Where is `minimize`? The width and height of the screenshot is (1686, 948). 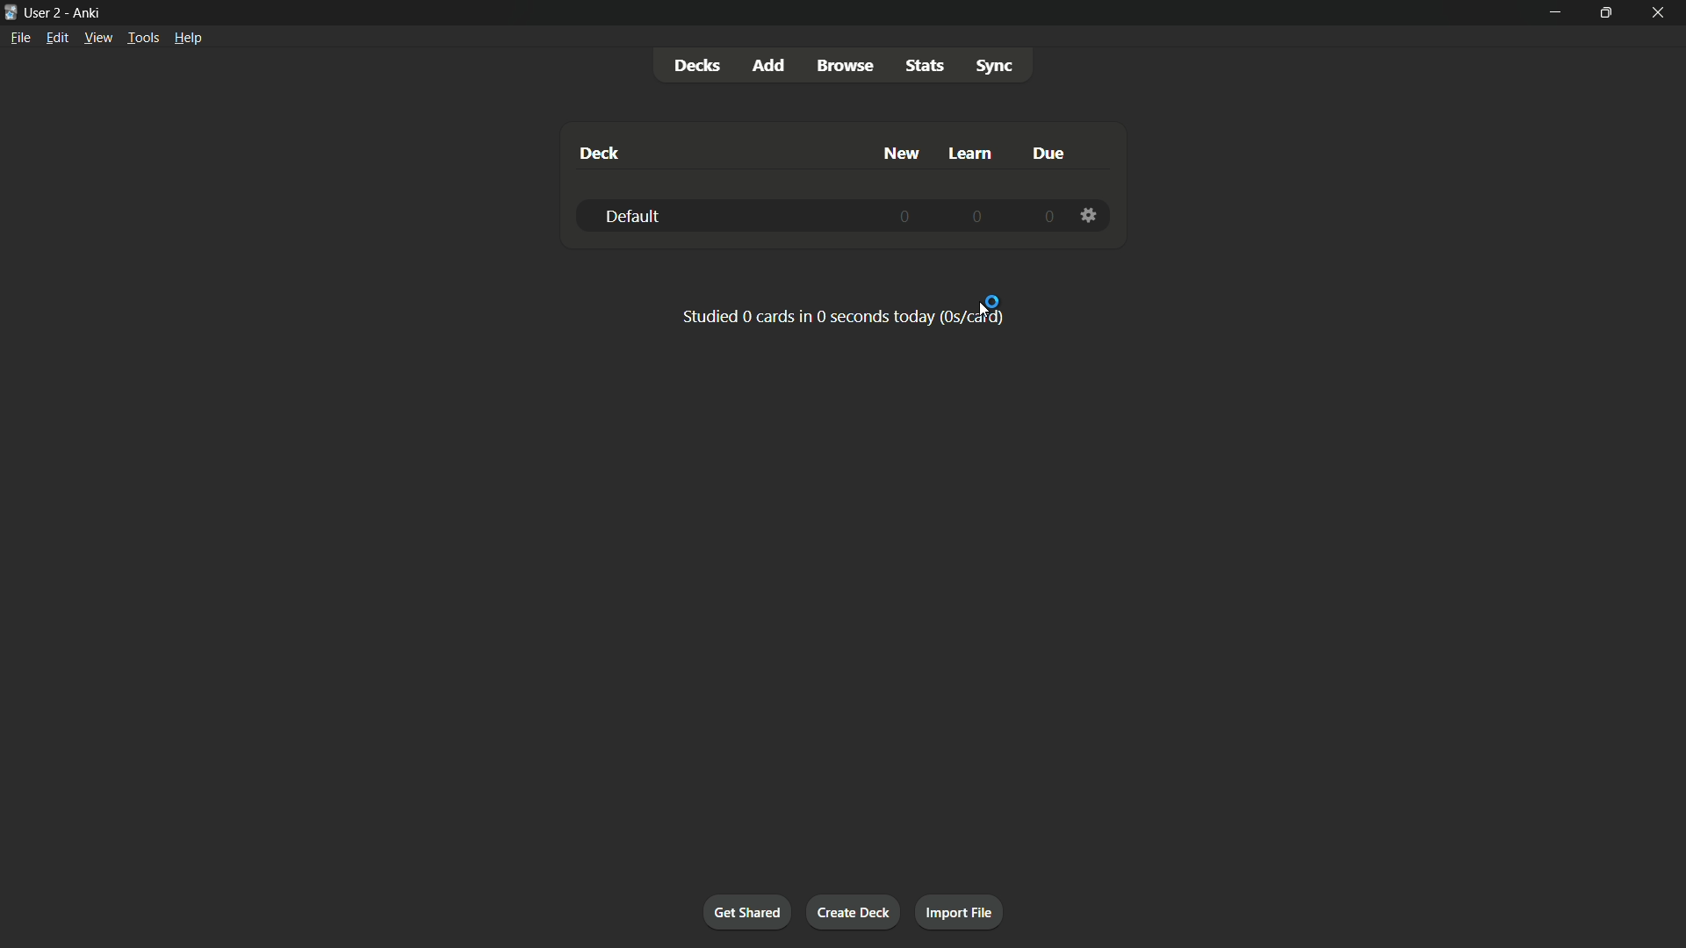
minimize is located at coordinates (1555, 13).